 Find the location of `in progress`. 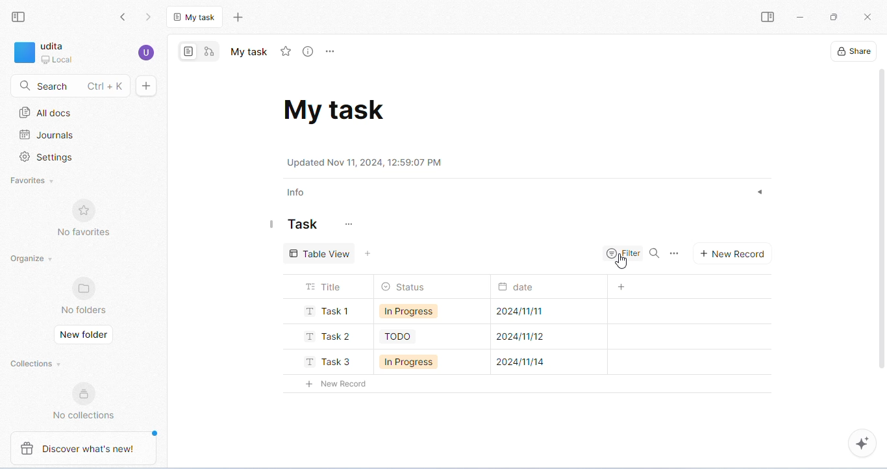

in progress is located at coordinates (407, 363).